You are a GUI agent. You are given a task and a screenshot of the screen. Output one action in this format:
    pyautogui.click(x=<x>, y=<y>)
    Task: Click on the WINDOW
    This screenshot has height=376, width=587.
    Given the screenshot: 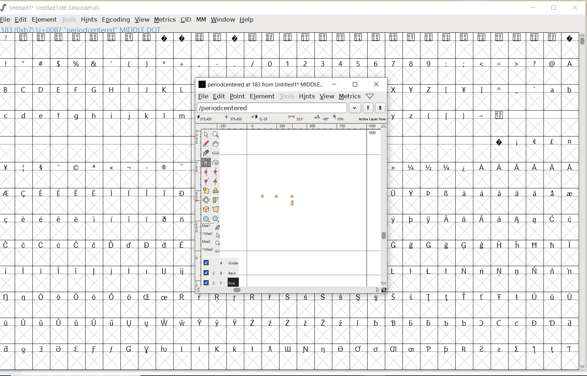 What is the action you would take?
    pyautogui.click(x=223, y=19)
    